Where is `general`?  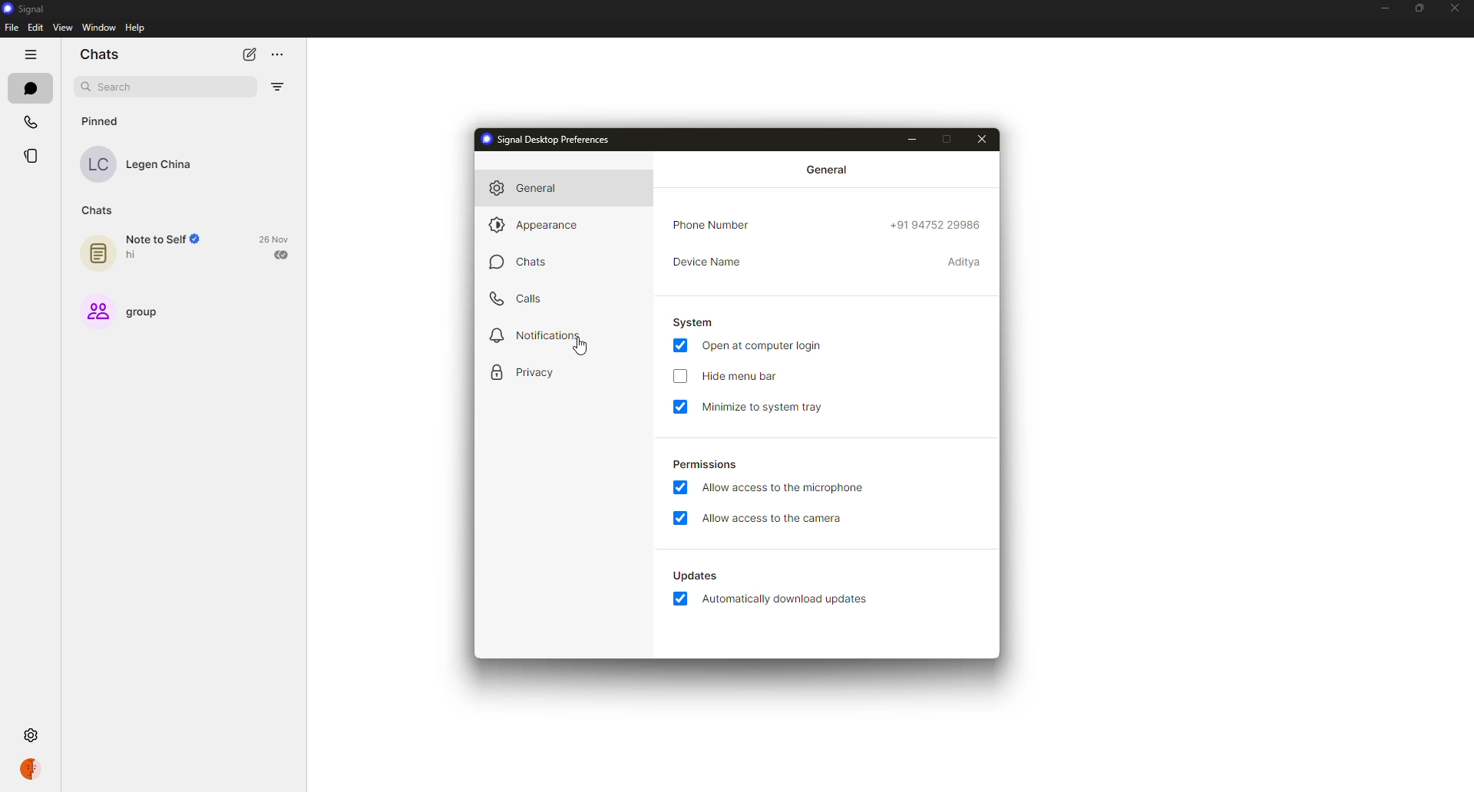 general is located at coordinates (828, 170).